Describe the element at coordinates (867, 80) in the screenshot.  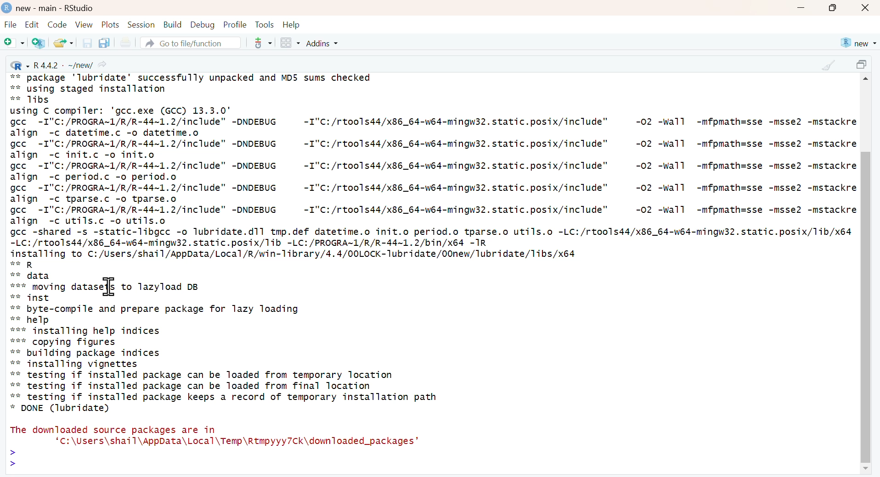
I see `scroll up` at that location.